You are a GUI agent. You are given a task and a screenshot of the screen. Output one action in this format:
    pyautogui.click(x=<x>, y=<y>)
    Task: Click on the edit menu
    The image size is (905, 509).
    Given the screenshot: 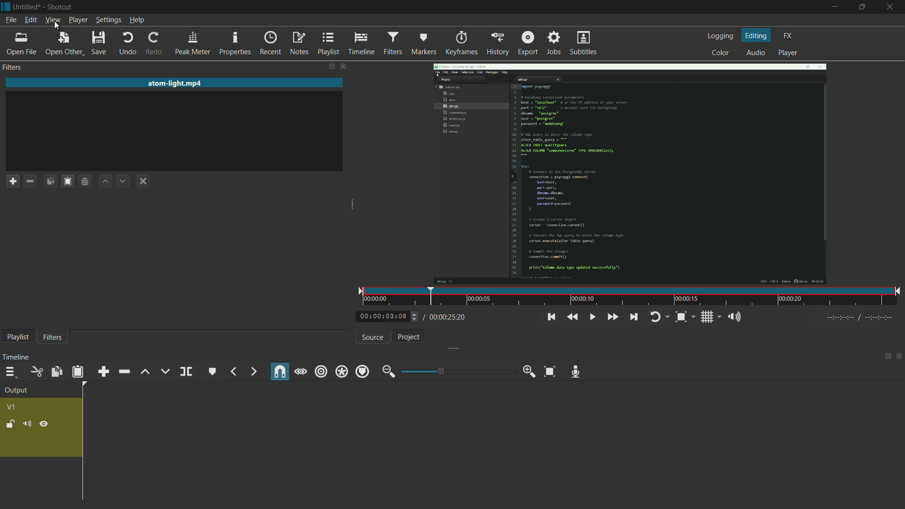 What is the action you would take?
    pyautogui.click(x=30, y=20)
    